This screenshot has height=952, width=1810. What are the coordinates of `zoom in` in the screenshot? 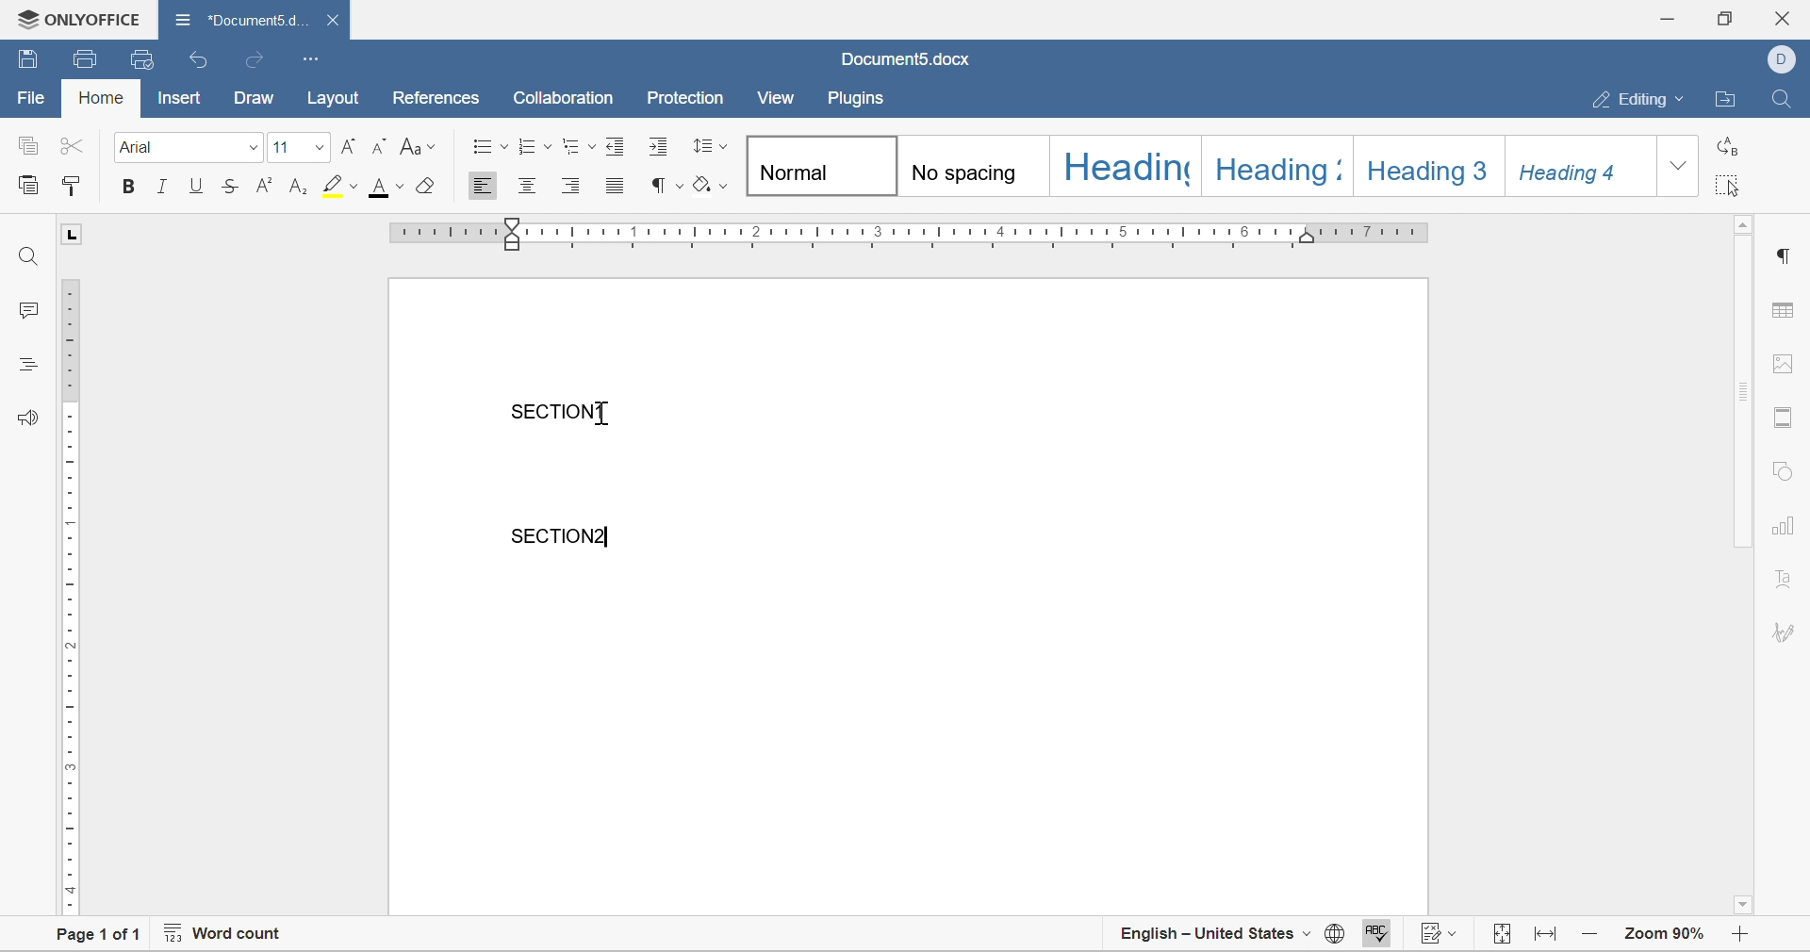 It's located at (1592, 932).